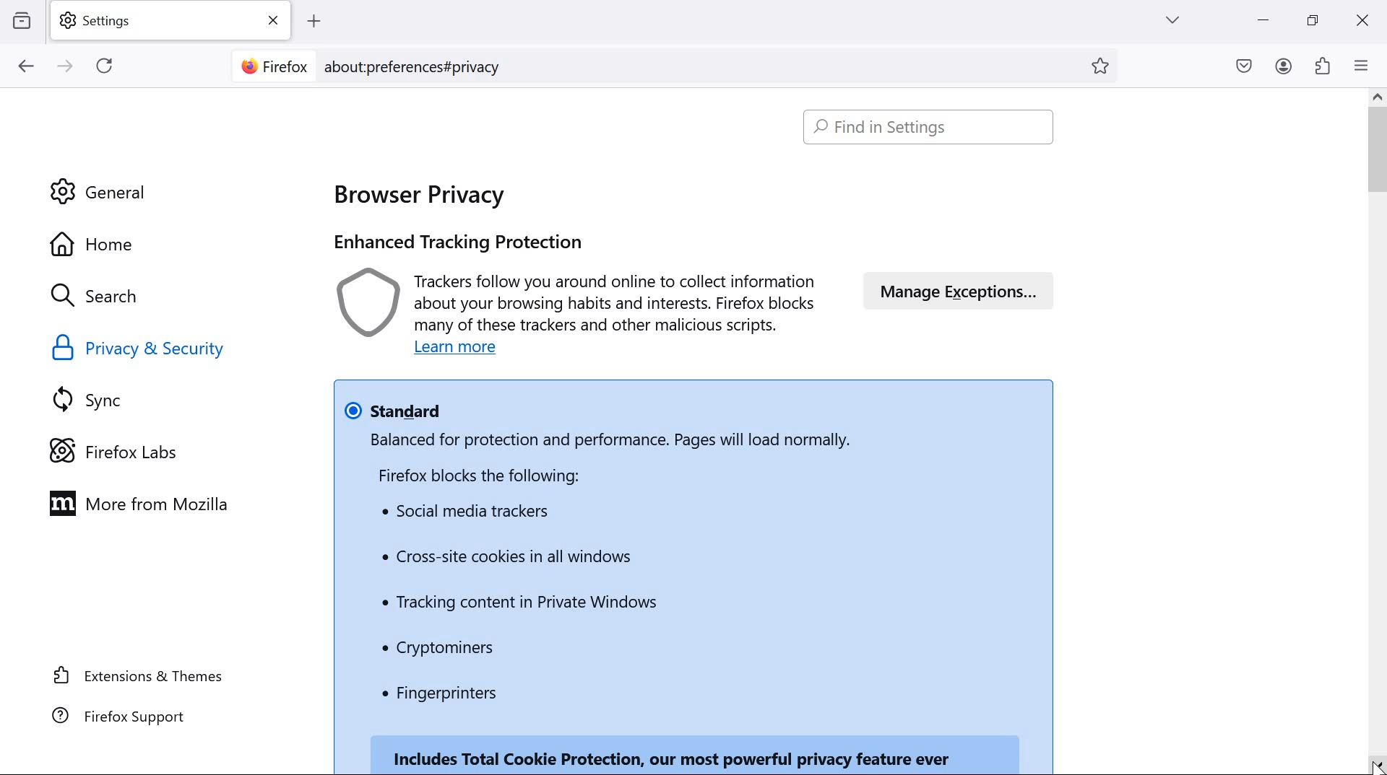 The image size is (1387, 775). What do you see at coordinates (1361, 22) in the screenshot?
I see `close` at bounding box center [1361, 22].